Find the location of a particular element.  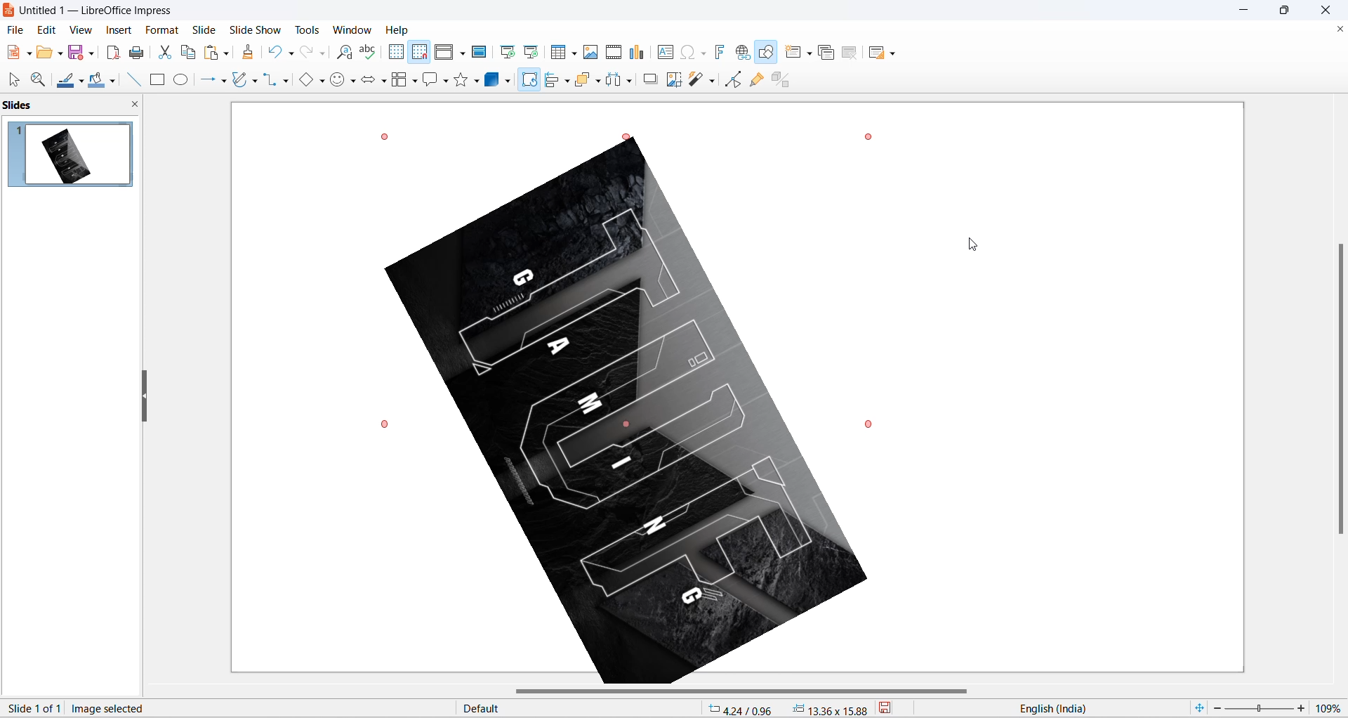

cut is located at coordinates (166, 52).